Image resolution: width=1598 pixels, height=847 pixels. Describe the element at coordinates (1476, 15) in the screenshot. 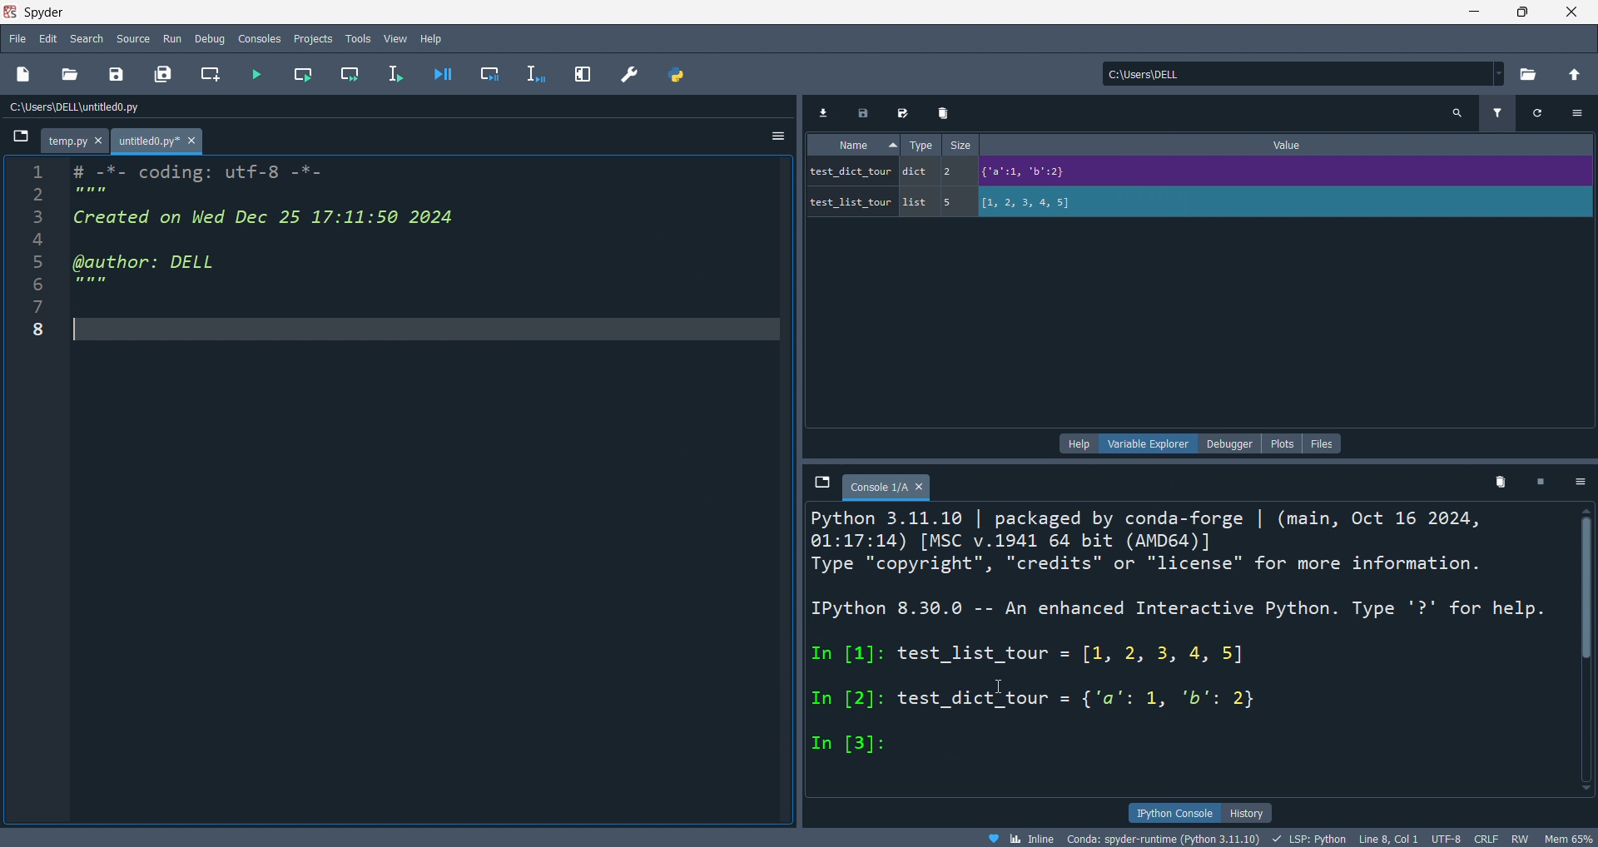

I see `minimize` at that location.